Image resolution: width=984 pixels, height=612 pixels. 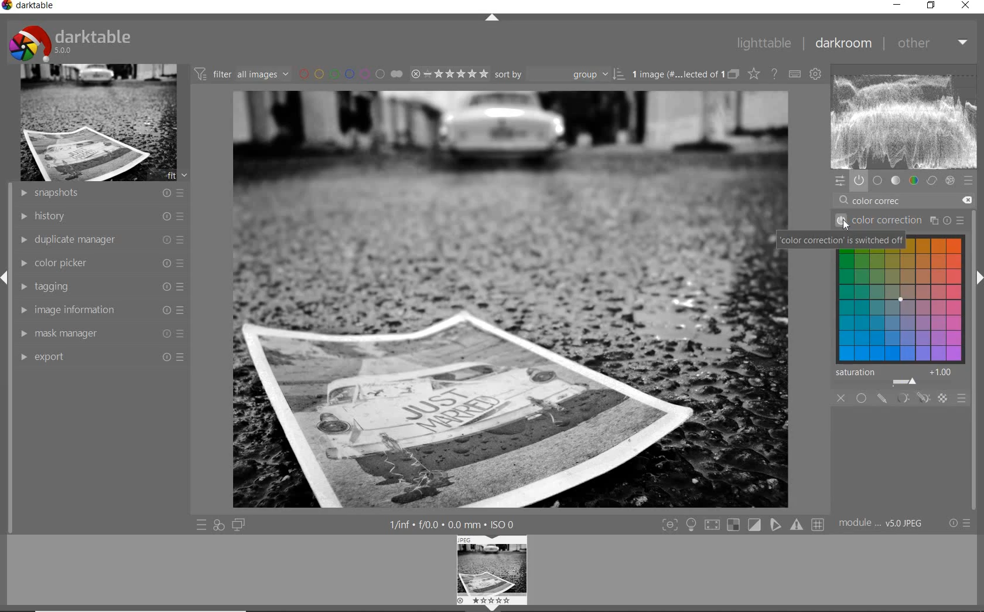 I want to click on base, so click(x=877, y=181).